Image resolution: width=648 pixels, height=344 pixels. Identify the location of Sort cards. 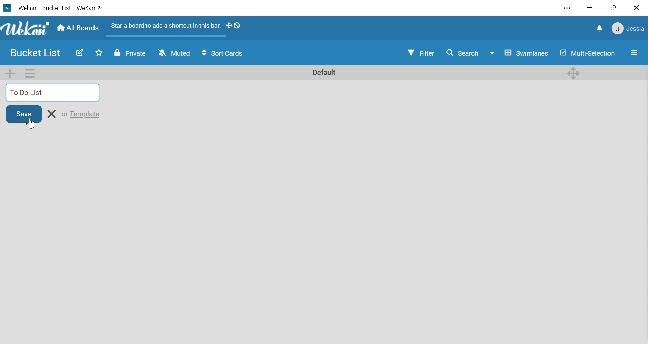
(224, 54).